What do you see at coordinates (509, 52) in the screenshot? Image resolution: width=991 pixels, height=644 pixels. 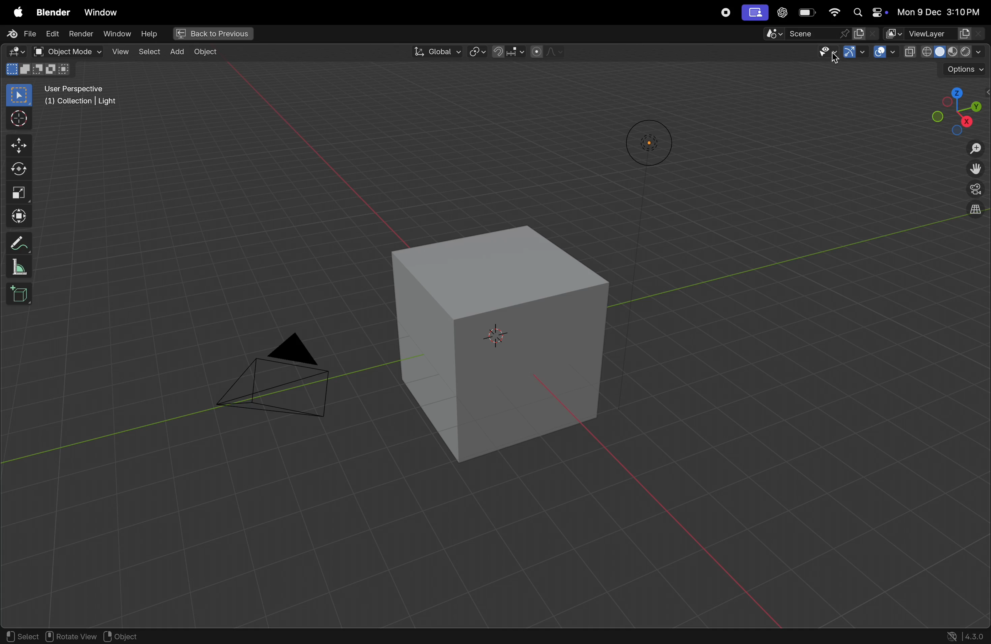 I see `snap` at bounding box center [509, 52].